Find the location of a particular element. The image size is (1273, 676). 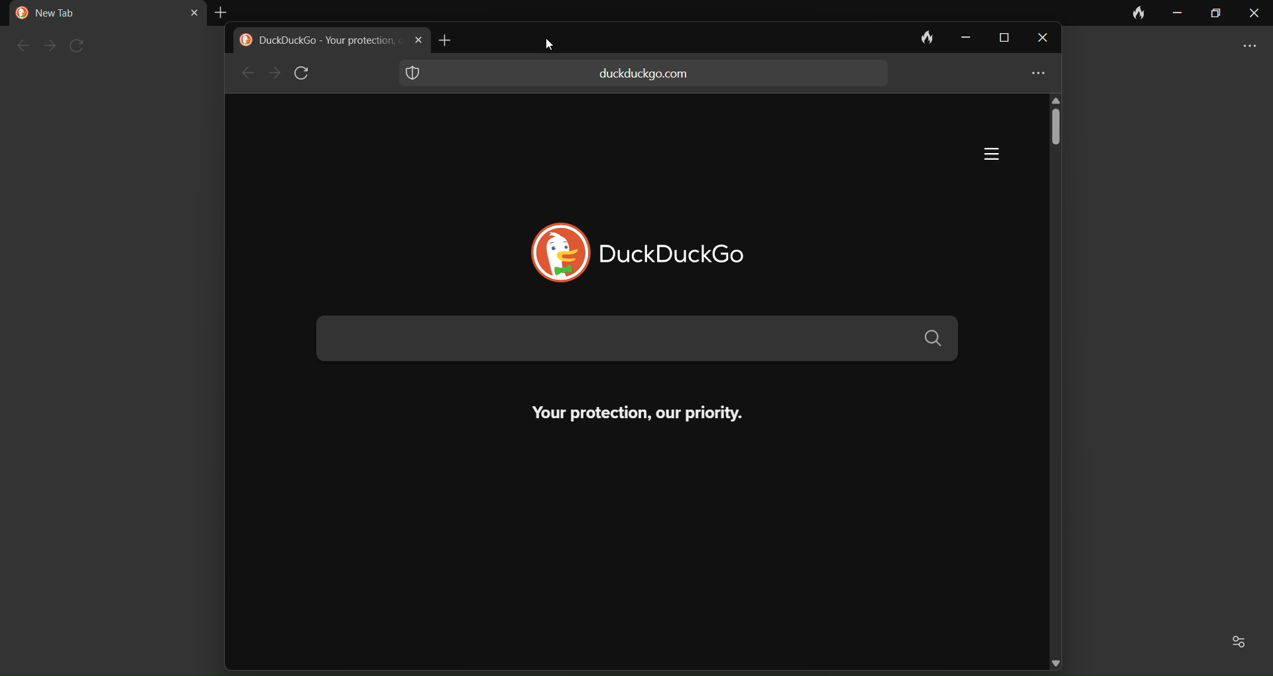

Close is located at coordinates (1044, 40).